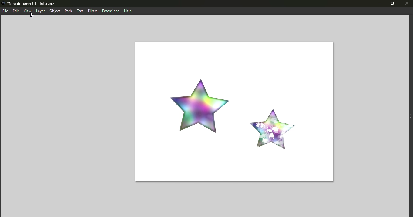 This screenshot has width=413, height=217. Describe the element at coordinates (17, 11) in the screenshot. I see `Edit` at that location.